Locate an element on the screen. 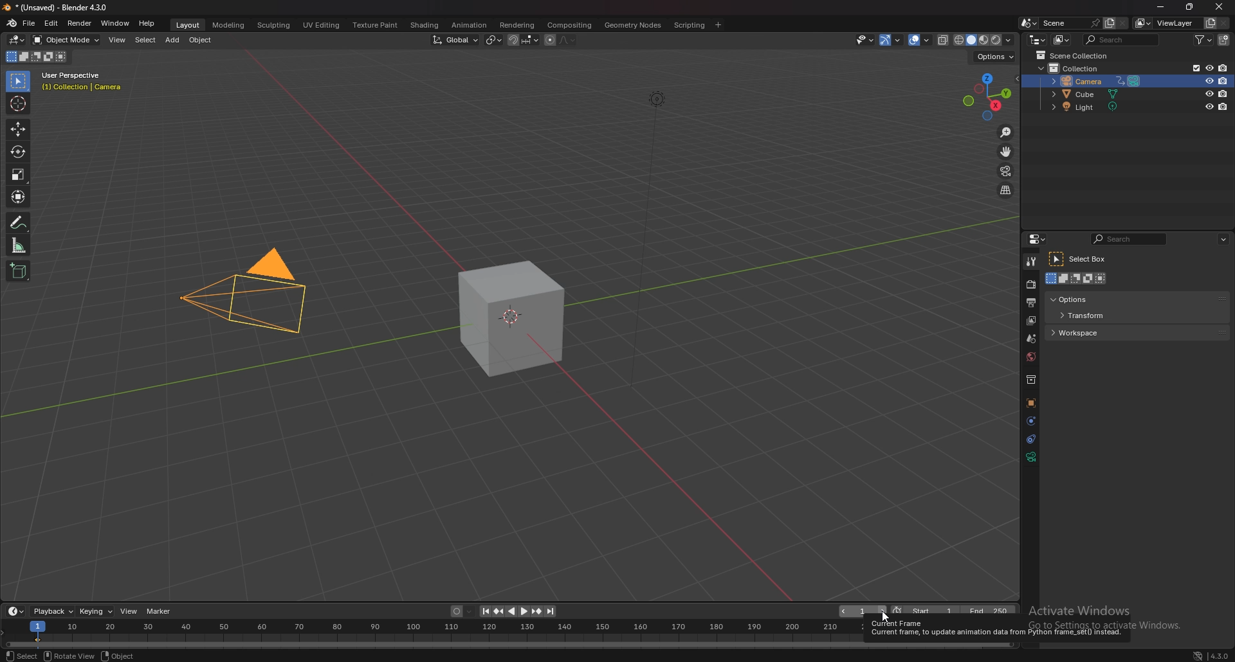 The width and height of the screenshot is (1235, 662). transform pivot point is located at coordinates (493, 40).